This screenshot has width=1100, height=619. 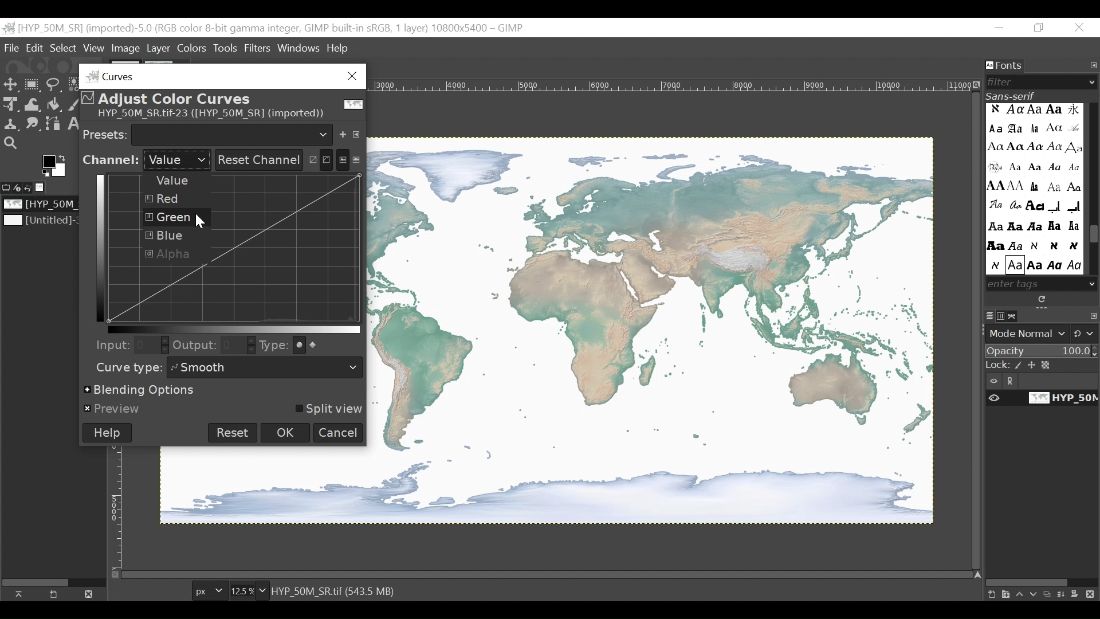 I want to click on Help, so click(x=107, y=433).